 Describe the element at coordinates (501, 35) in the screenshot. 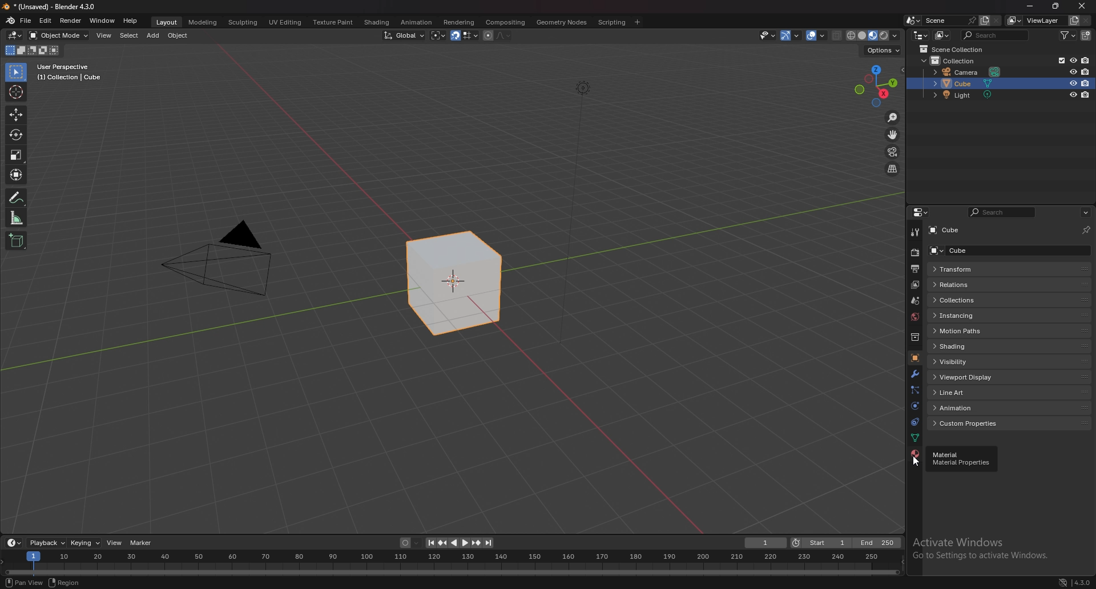

I see `proportional editing fall off` at that location.